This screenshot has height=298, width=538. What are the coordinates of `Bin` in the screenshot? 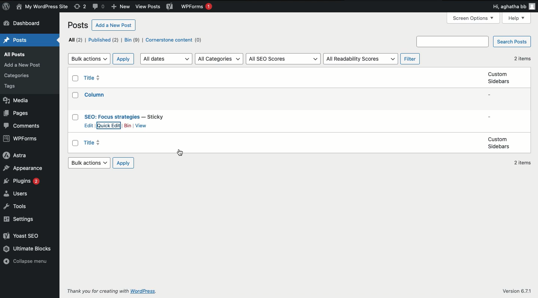 It's located at (132, 40).